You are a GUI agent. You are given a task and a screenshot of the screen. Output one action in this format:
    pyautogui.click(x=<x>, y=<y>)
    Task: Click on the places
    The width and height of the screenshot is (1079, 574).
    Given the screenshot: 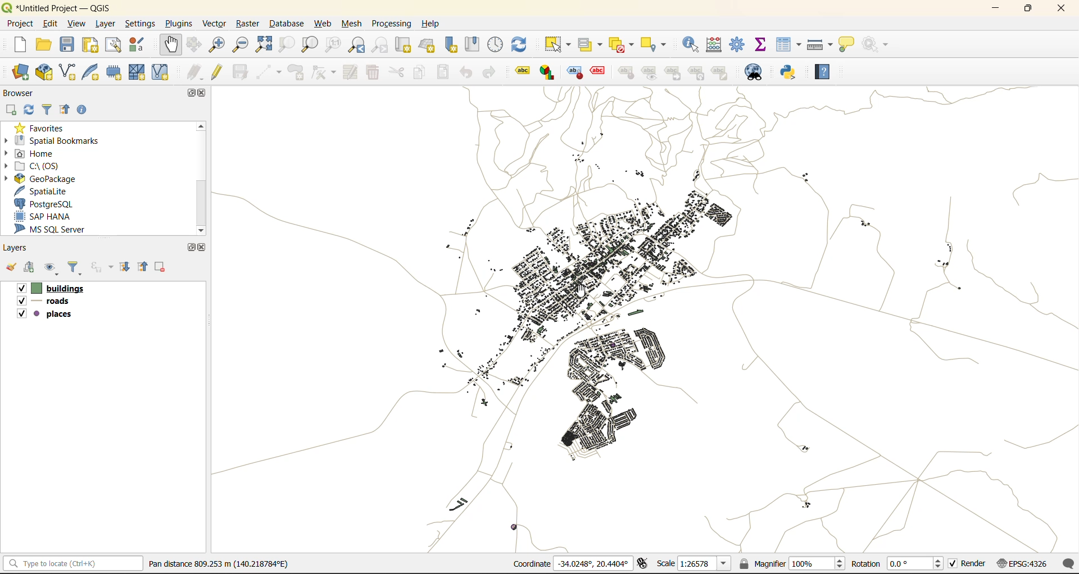 What is the action you would take?
    pyautogui.click(x=47, y=315)
    